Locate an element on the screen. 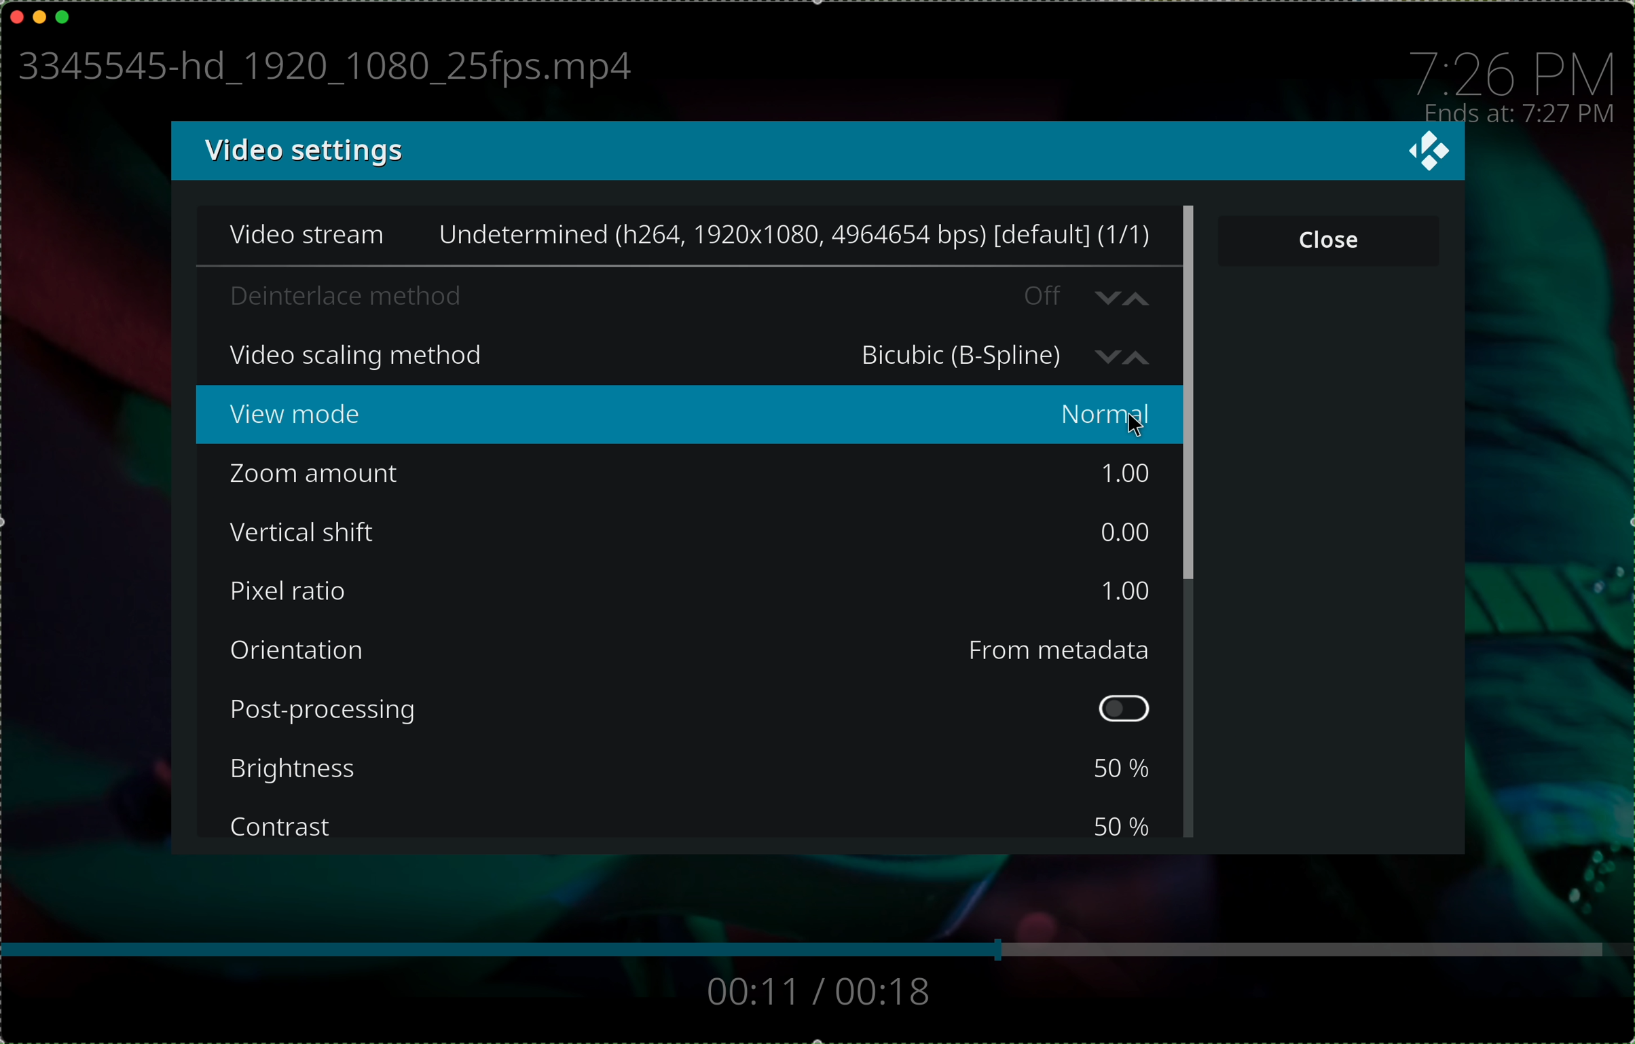 This screenshot has height=1044, width=1635. vertical shift is located at coordinates (306, 534).